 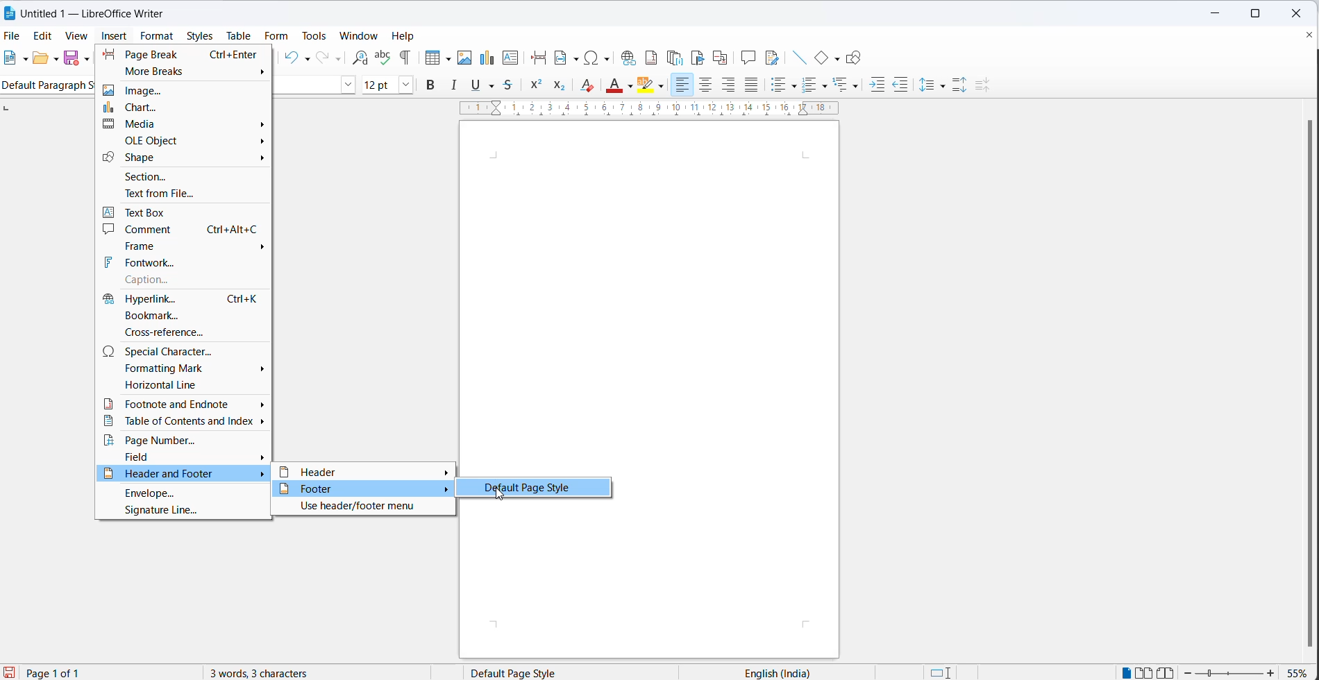 What do you see at coordinates (729, 85) in the screenshot?
I see `text align right` at bounding box center [729, 85].